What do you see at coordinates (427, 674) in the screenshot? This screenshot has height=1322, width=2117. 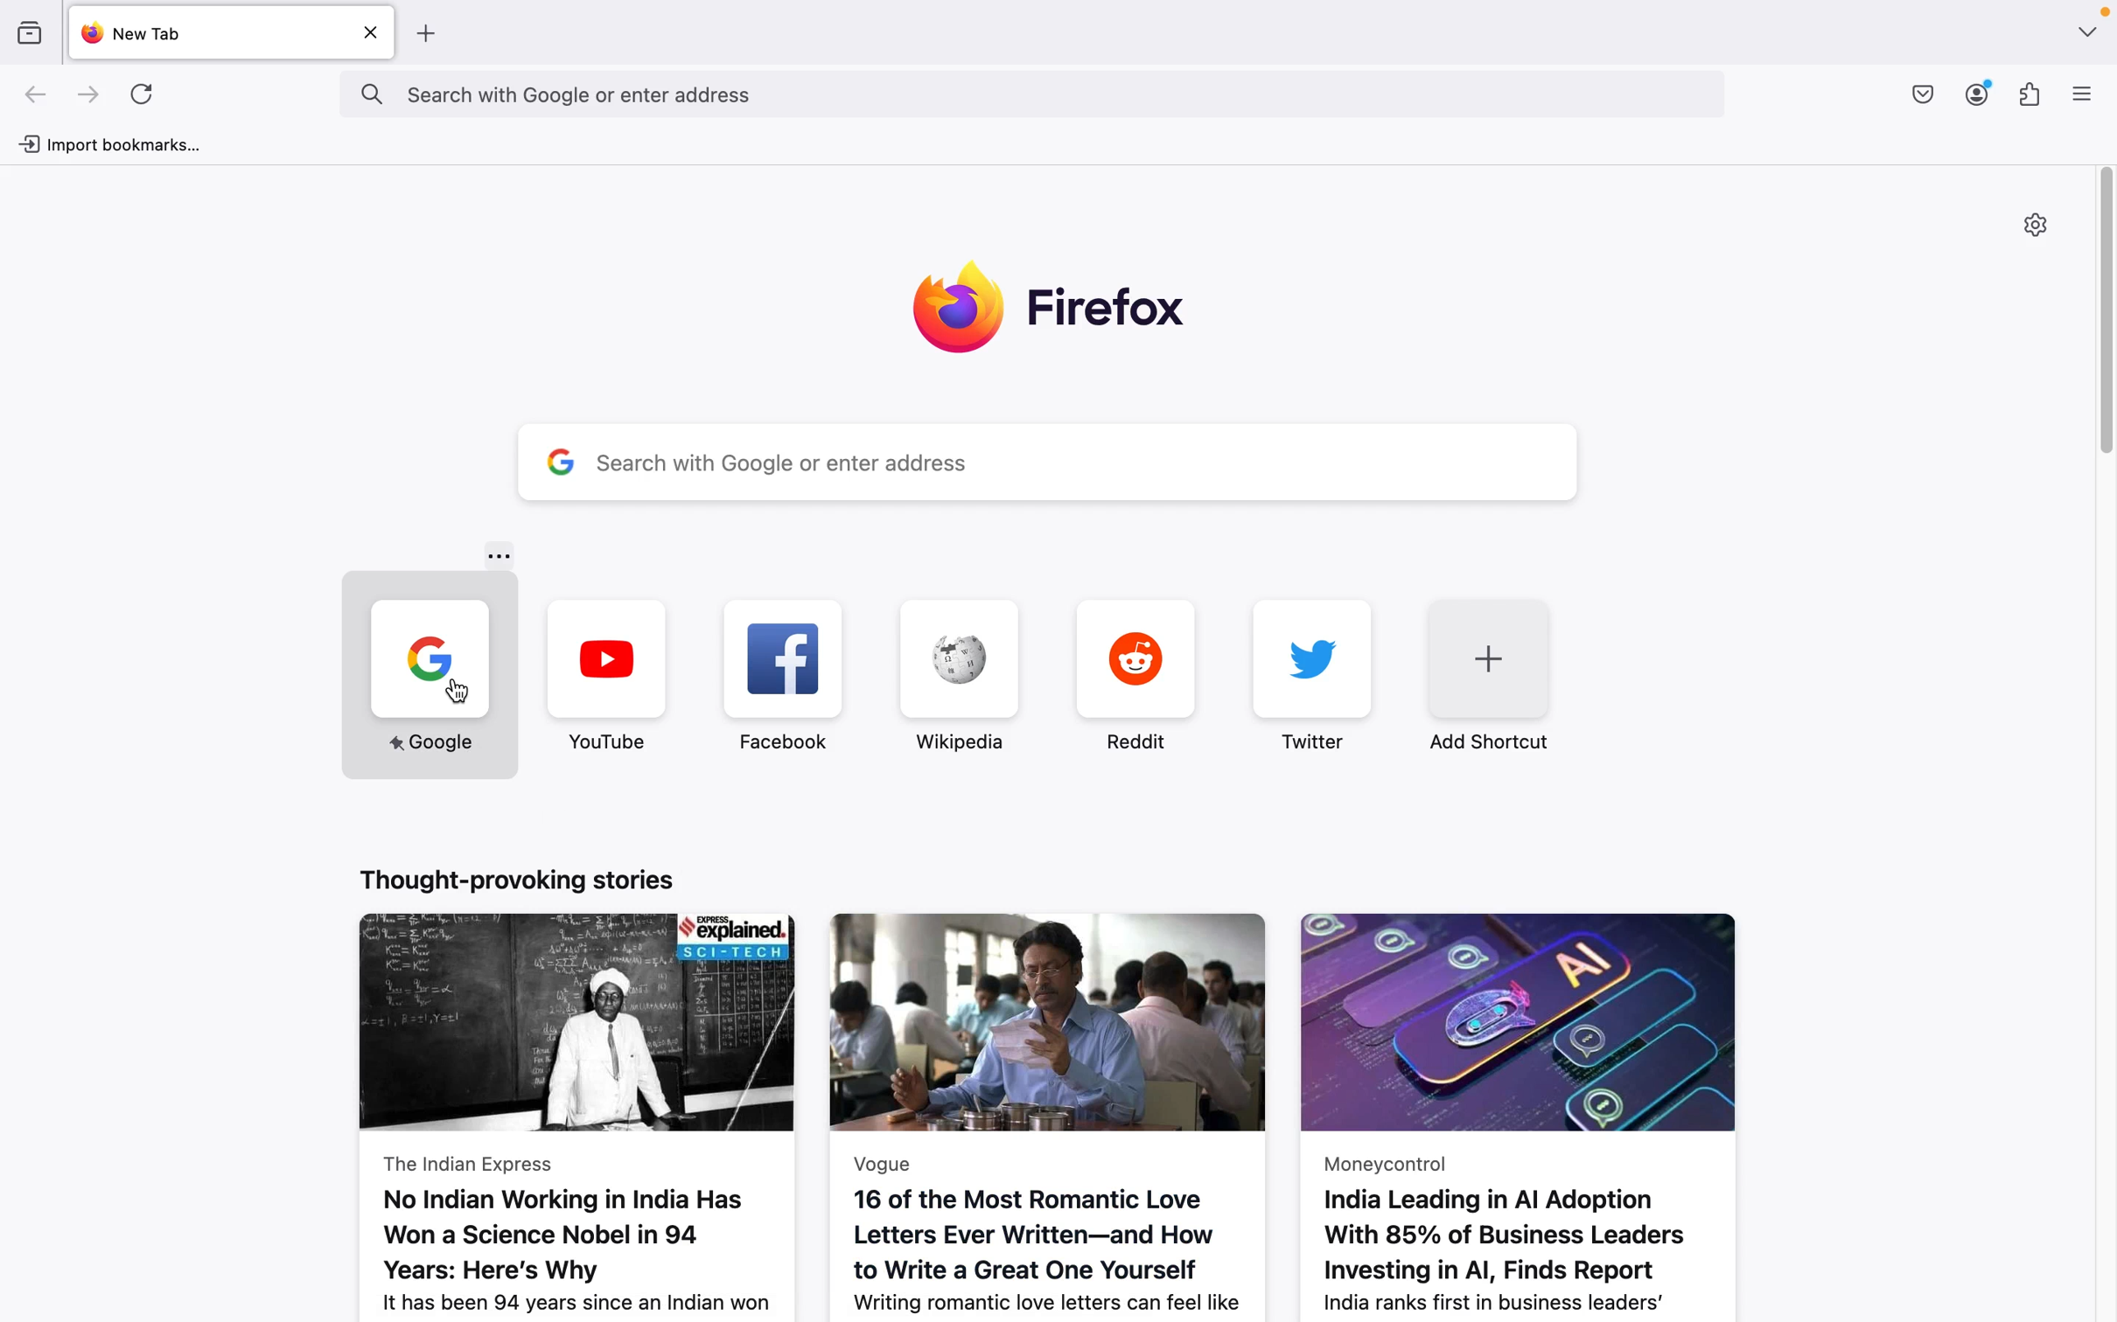 I see `google` at bounding box center [427, 674].